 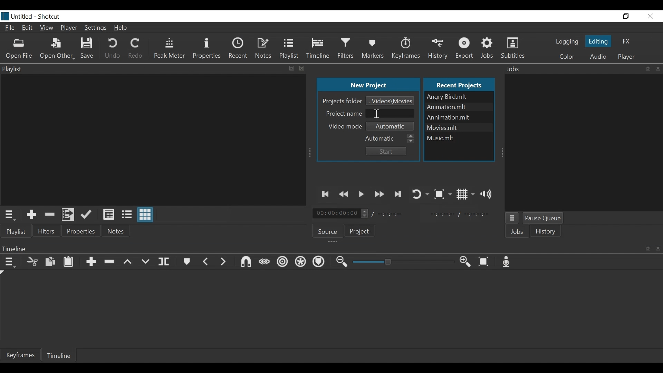 What do you see at coordinates (395, 214) in the screenshot?
I see `Total Duration` at bounding box center [395, 214].